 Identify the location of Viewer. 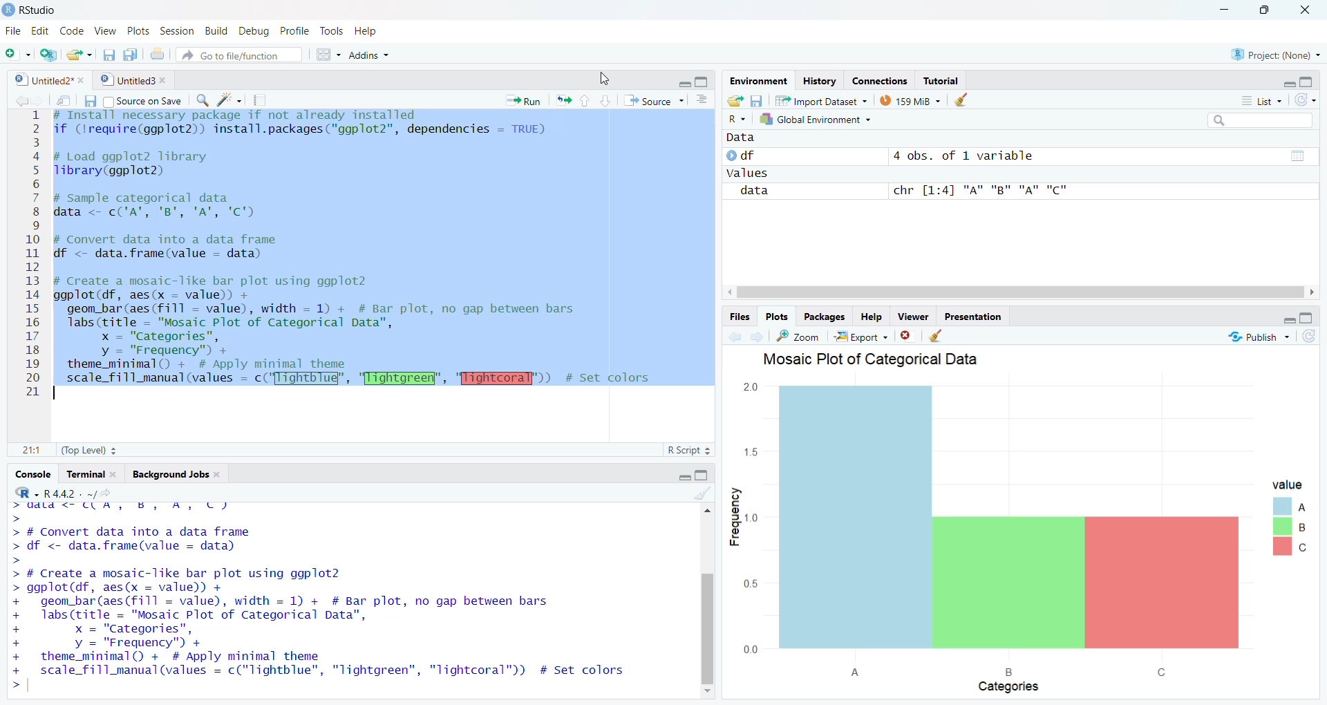
(914, 317).